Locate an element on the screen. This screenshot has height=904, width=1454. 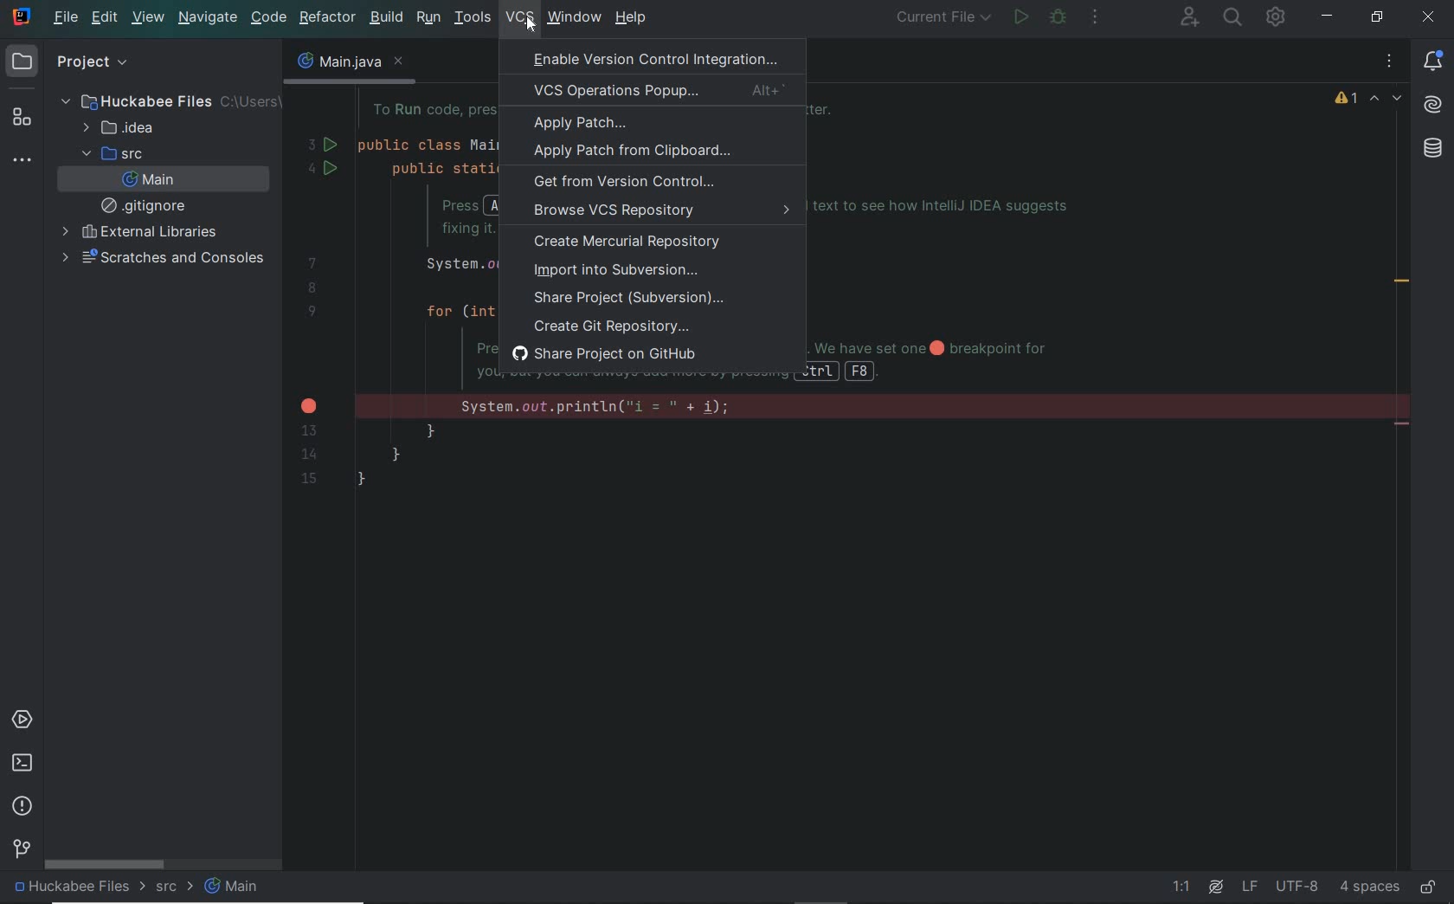
main is located at coordinates (149, 180).